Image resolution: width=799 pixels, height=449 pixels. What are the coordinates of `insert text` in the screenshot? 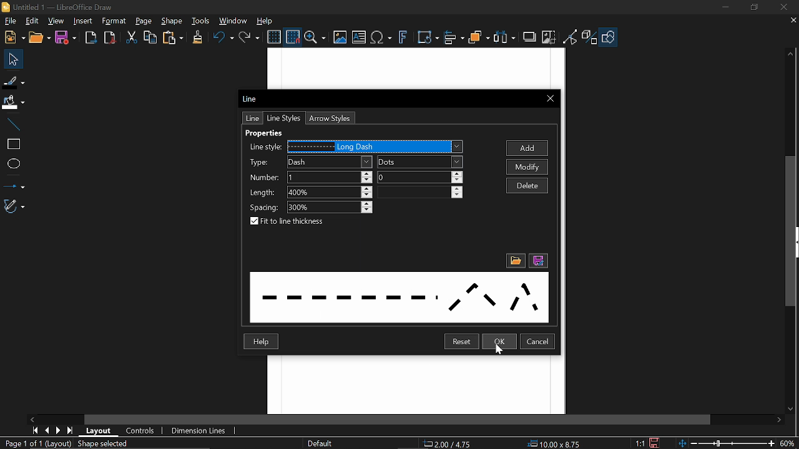 It's located at (359, 38).